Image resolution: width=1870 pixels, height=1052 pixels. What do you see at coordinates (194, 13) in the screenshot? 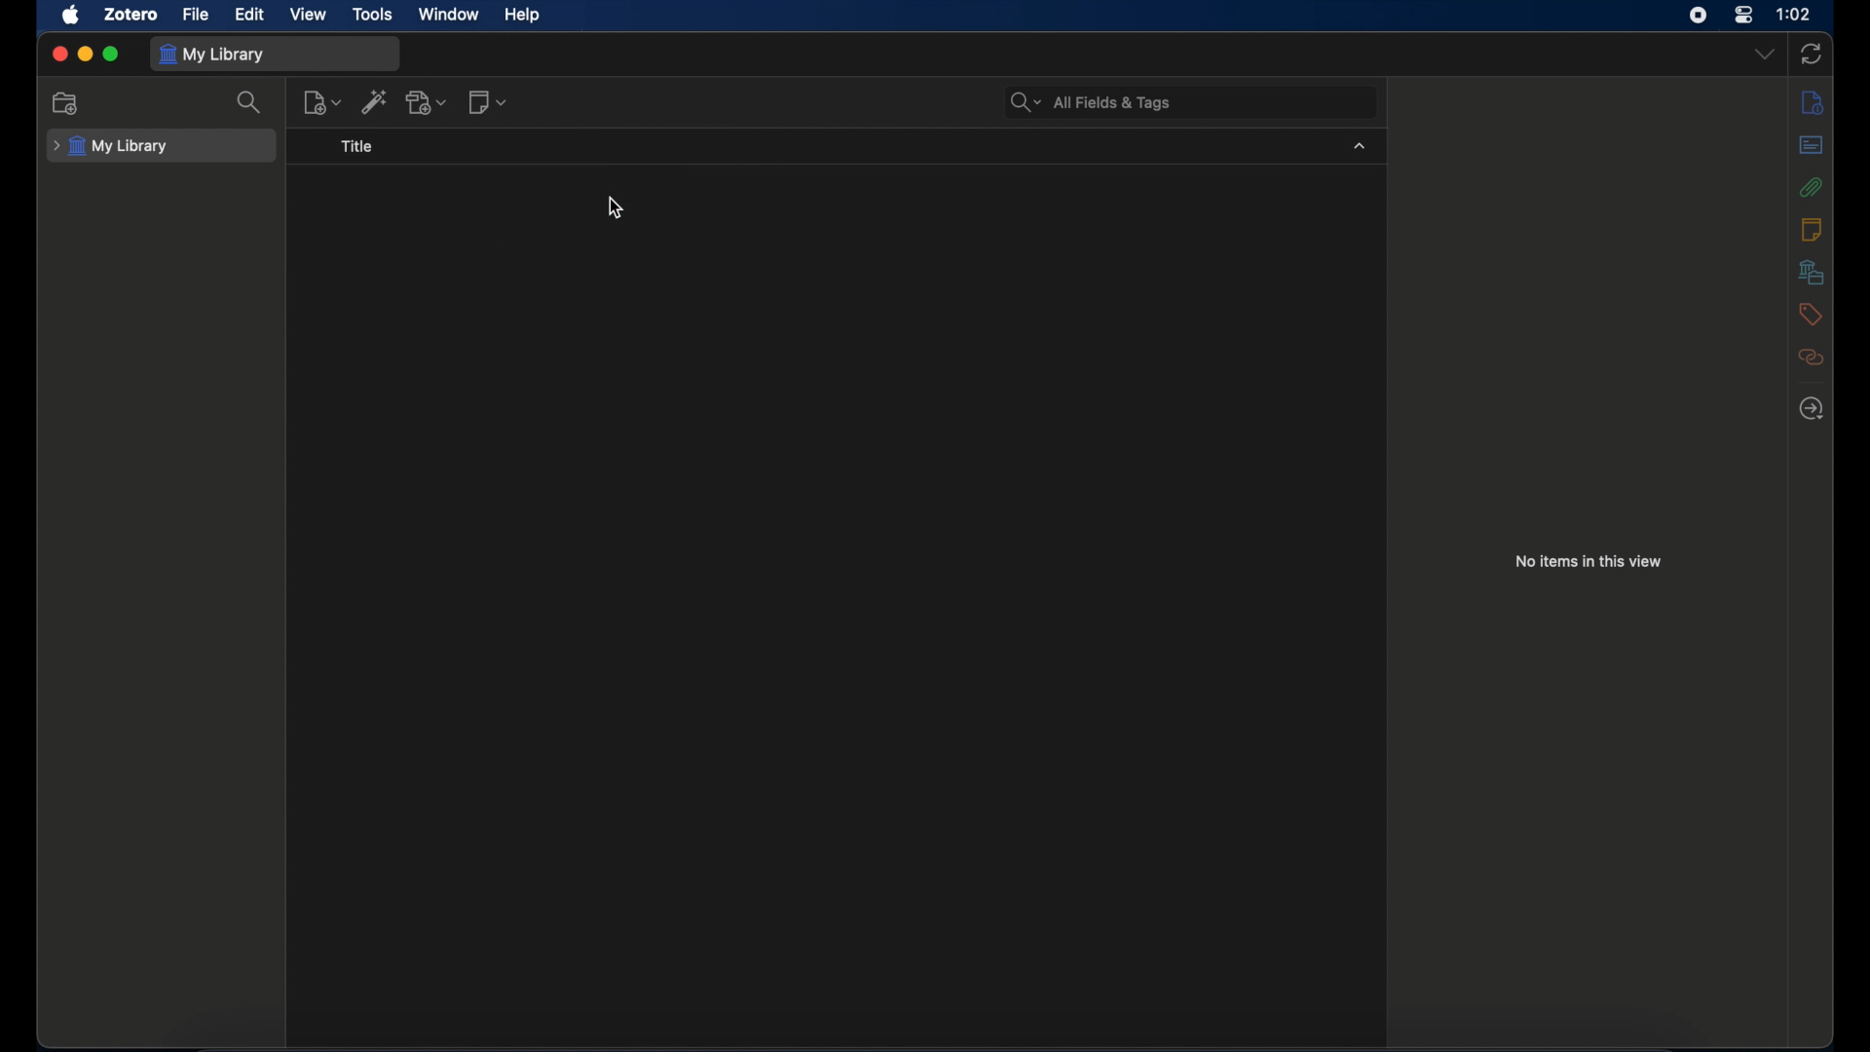
I see `file` at bounding box center [194, 13].